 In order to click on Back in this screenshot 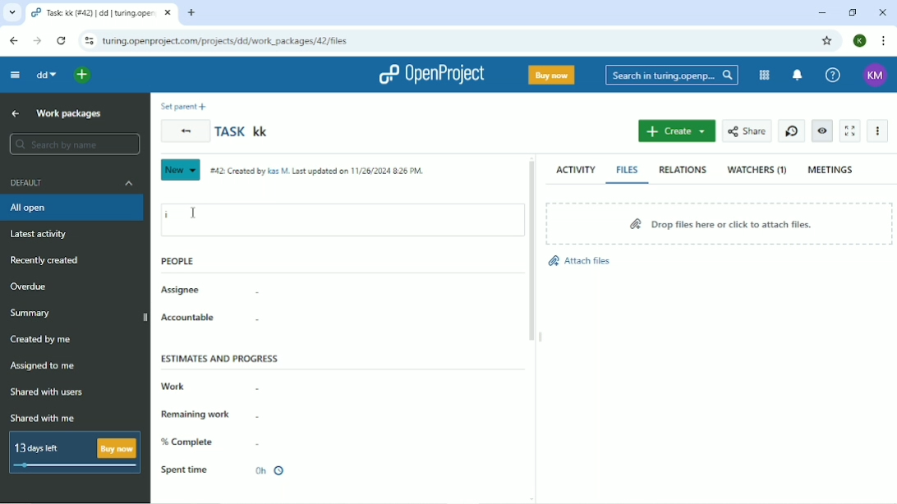, I will do `click(185, 131)`.